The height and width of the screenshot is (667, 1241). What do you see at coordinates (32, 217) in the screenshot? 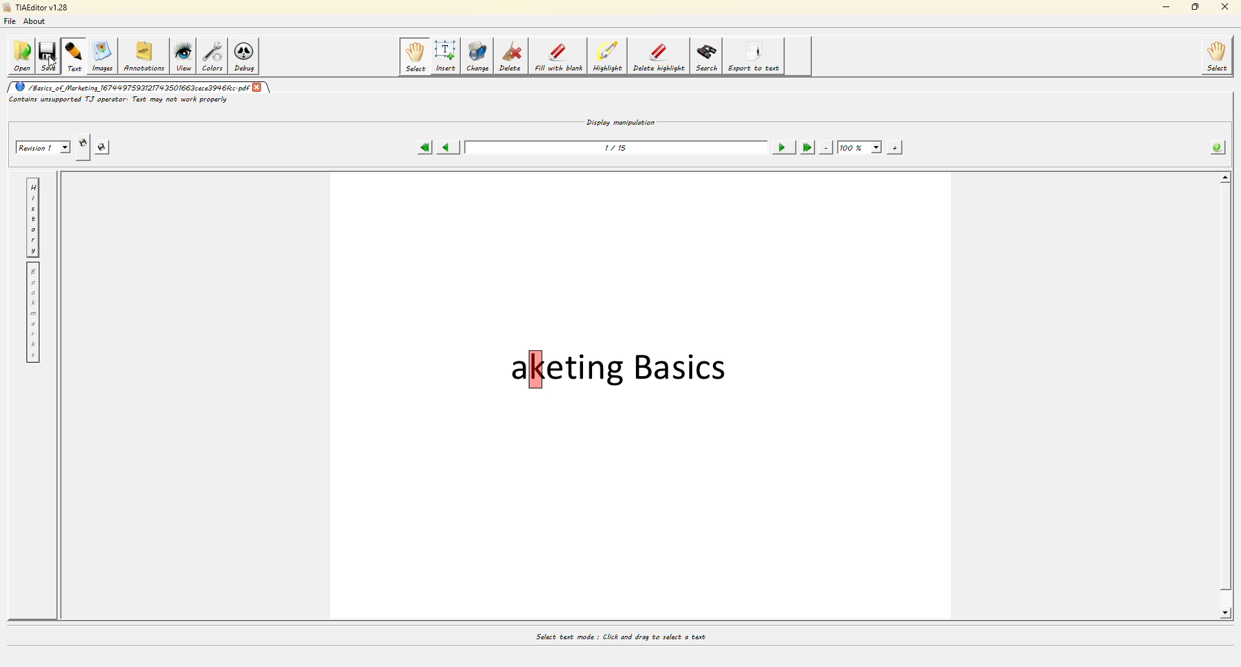
I see `history` at bounding box center [32, 217].